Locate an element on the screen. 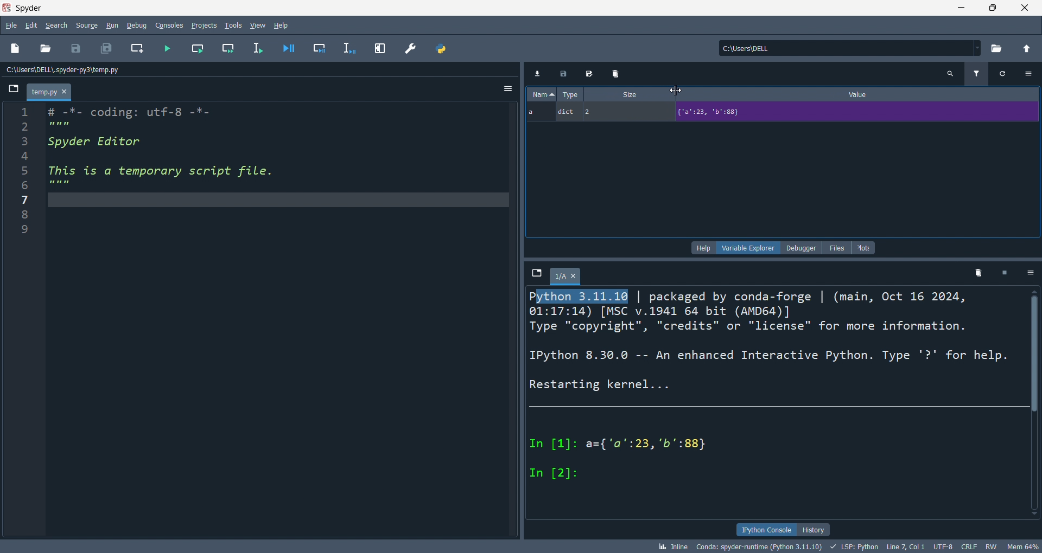 The width and height of the screenshot is (1042, 553). close kernel is located at coordinates (1006, 274).